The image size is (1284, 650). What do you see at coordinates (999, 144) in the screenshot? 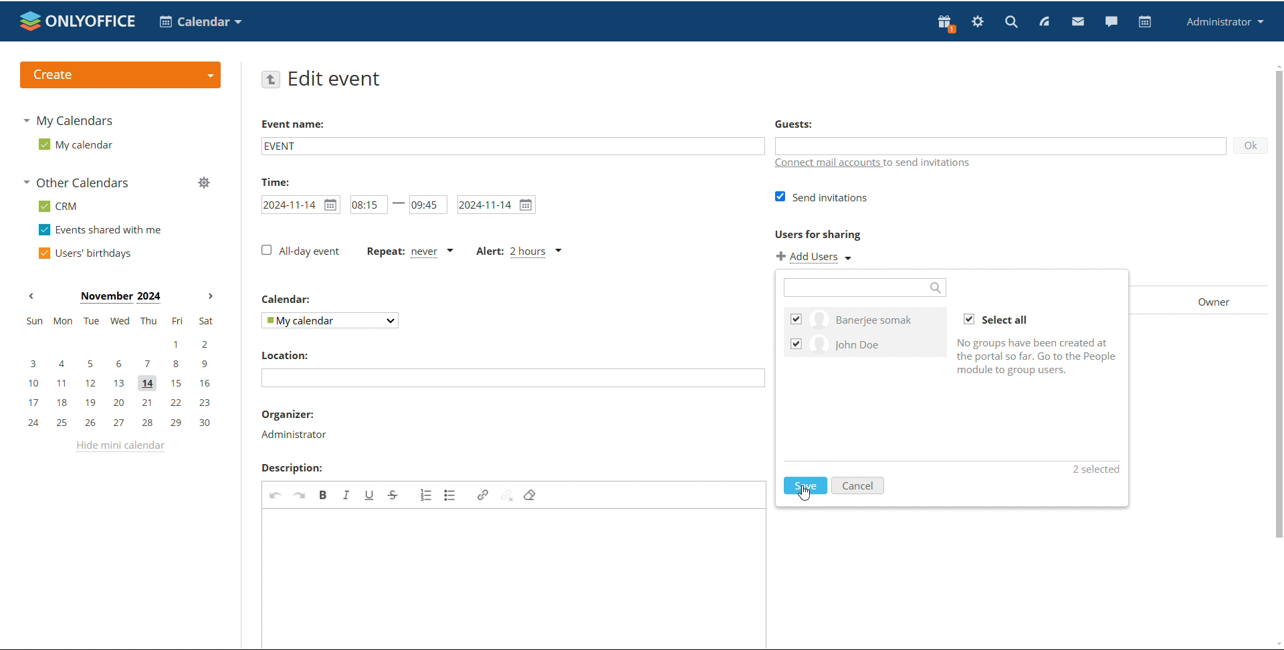
I see `add guests` at bounding box center [999, 144].